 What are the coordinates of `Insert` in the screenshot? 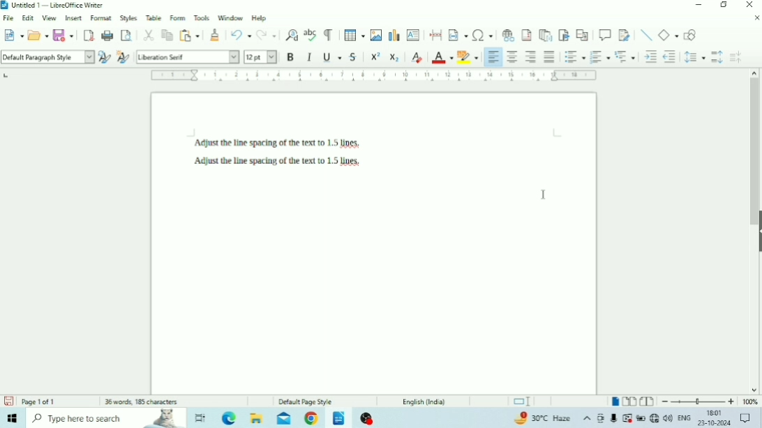 It's located at (73, 17).